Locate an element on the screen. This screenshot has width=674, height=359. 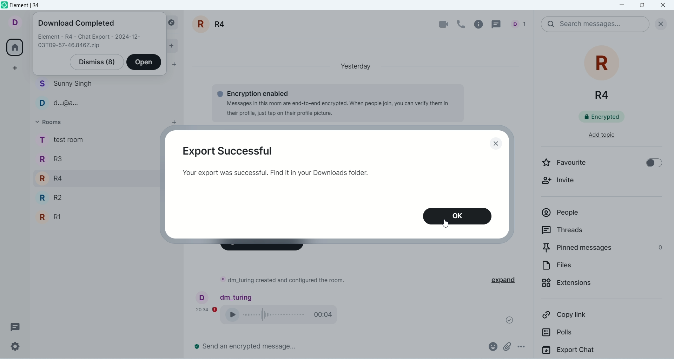
message sent is located at coordinates (506, 318).